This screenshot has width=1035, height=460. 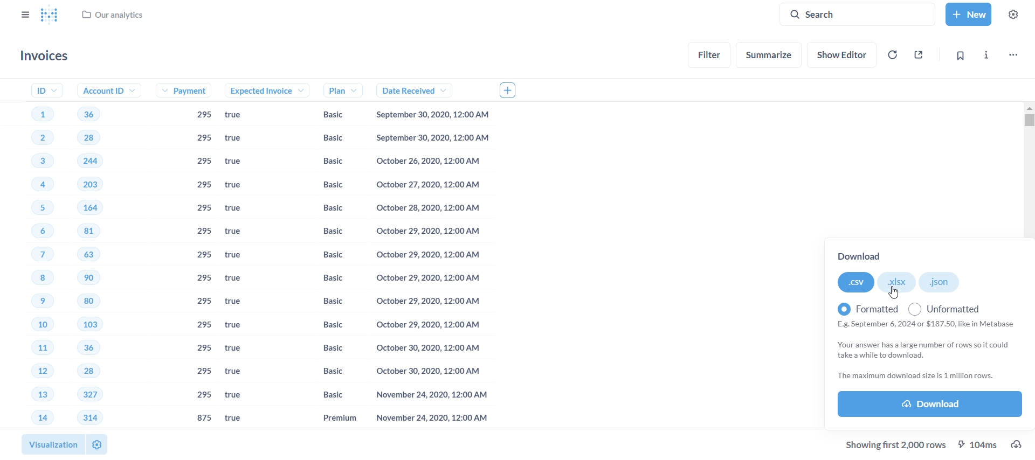 What do you see at coordinates (83, 372) in the screenshot?
I see `28` at bounding box center [83, 372].